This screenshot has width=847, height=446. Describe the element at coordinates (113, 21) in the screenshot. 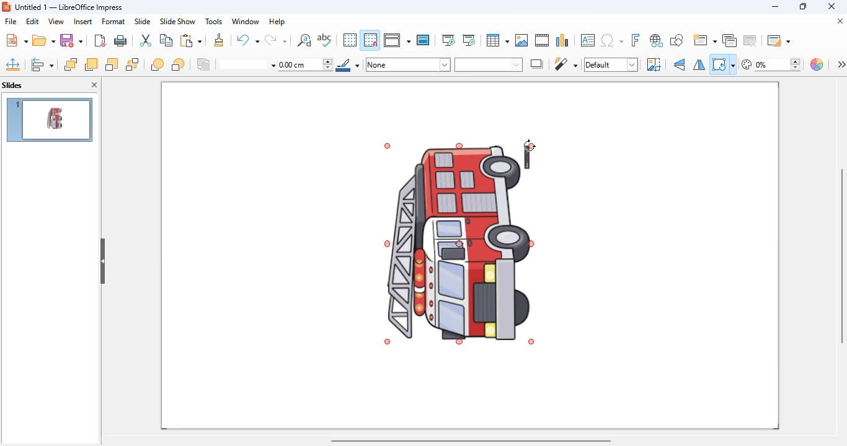

I see `format` at that location.